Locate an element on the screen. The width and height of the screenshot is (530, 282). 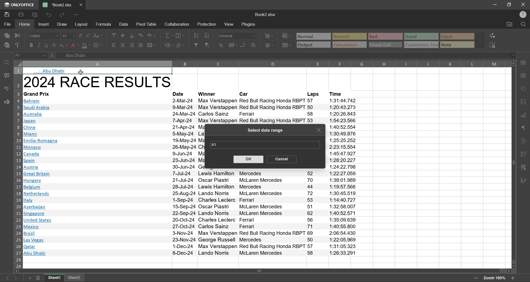
zoom in is located at coordinates (513, 277).